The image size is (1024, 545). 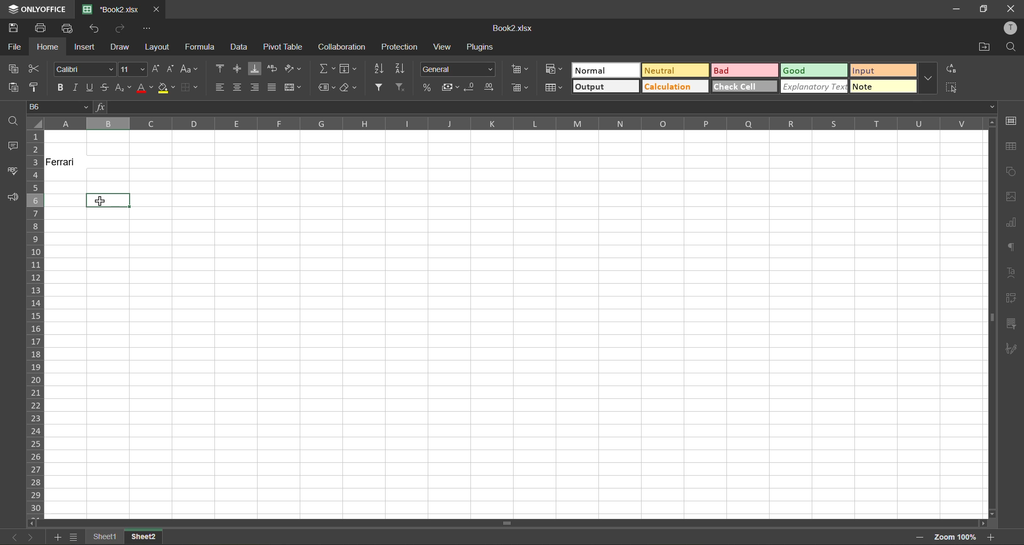 What do you see at coordinates (167, 87) in the screenshot?
I see `fill color` at bounding box center [167, 87].